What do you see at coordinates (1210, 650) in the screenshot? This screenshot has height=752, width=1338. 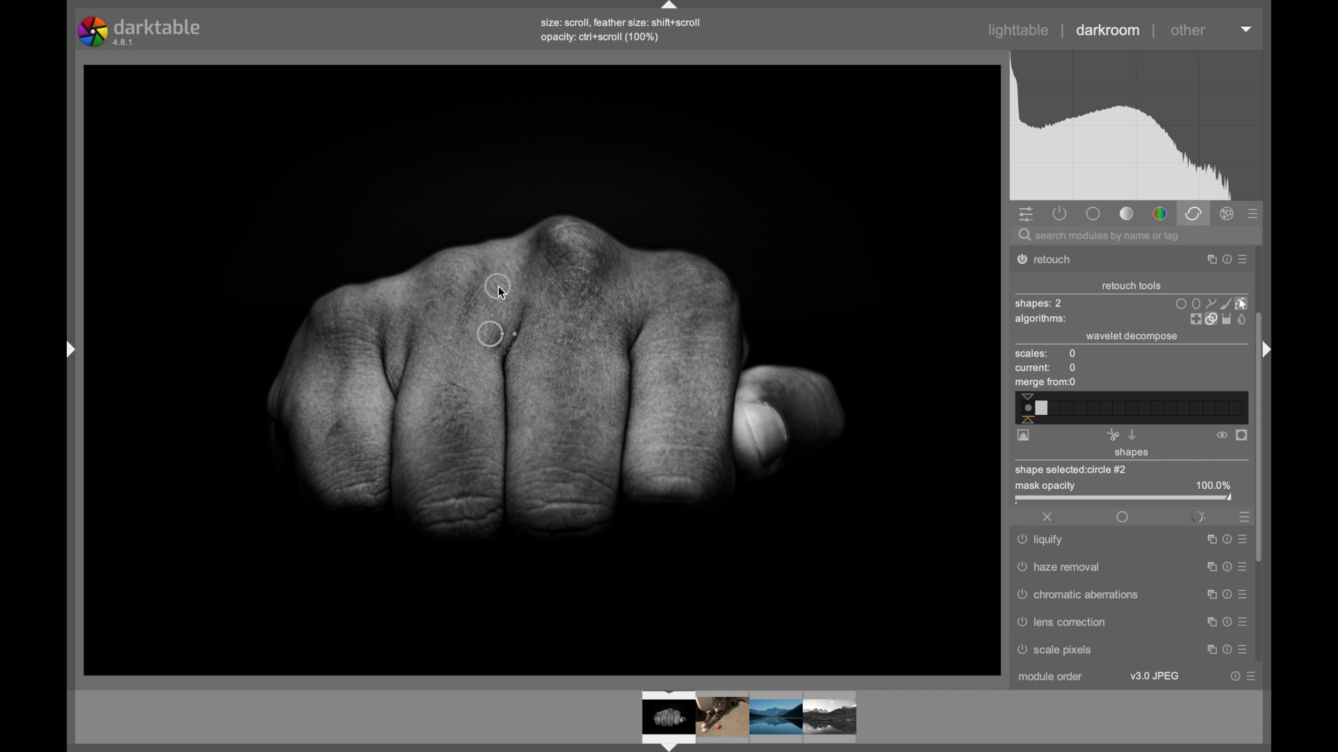 I see `maximize` at bounding box center [1210, 650].